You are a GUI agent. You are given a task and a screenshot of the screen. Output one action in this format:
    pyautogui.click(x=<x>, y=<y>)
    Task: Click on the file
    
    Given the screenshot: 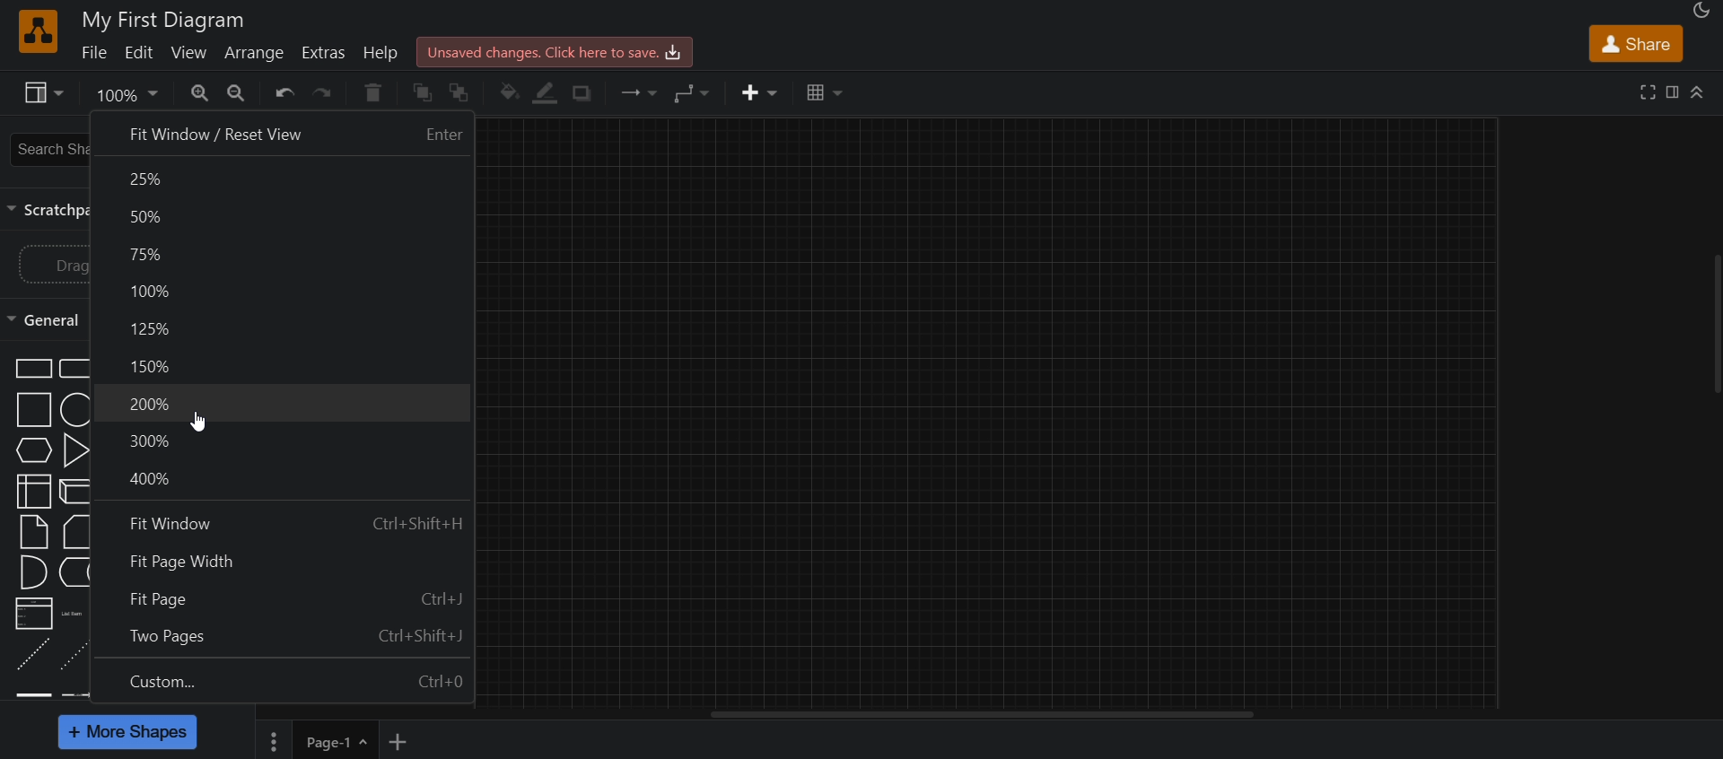 What is the action you would take?
    pyautogui.click(x=93, y=52)
    